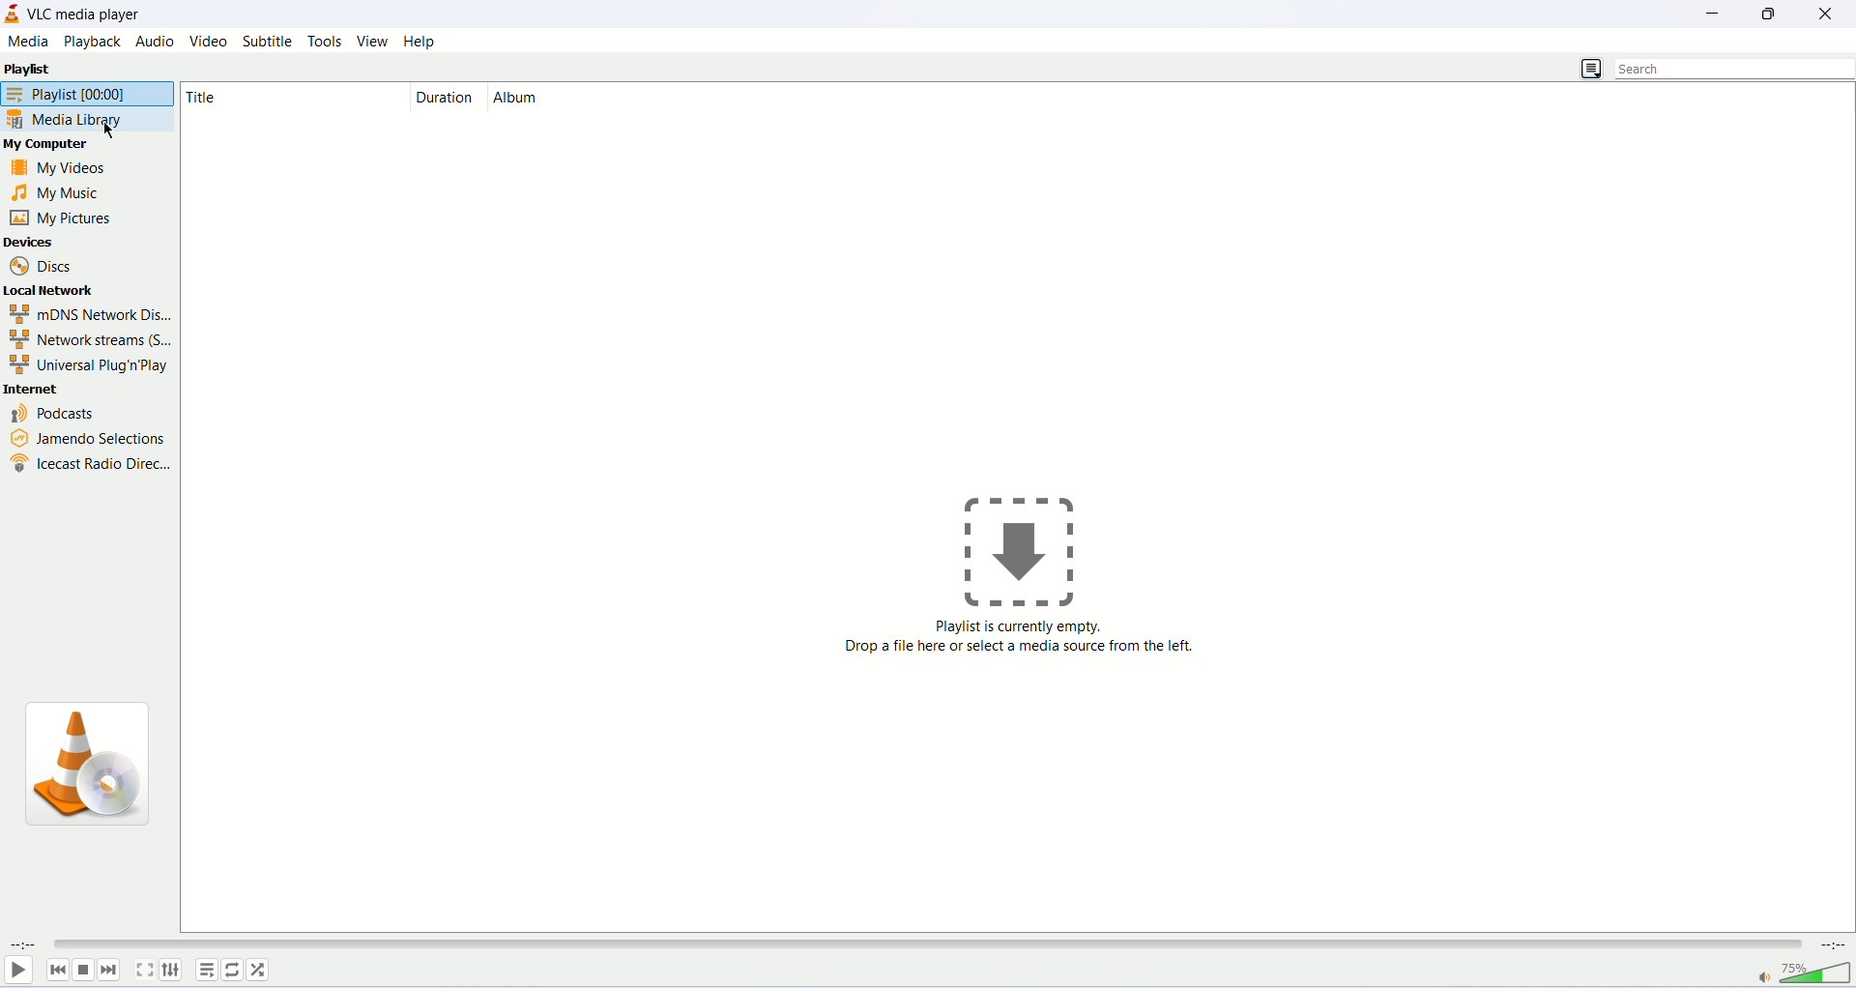 This screenshot has height=988, width=1856. Describe the element at coordinates (1023, 653) in the screenshot. I see `playlist is currently empty. Drop a file here or select a media source from the left.` at that location.